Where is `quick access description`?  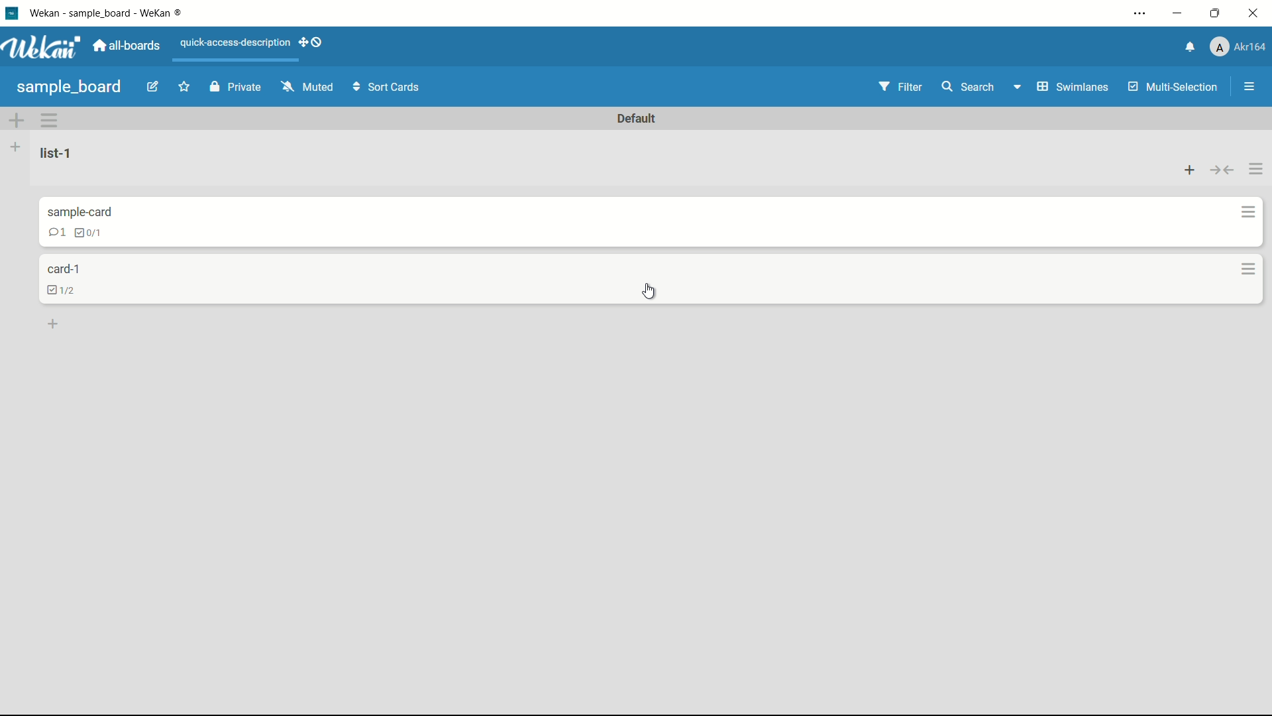 quick access description is located at coordinates (255, 44).